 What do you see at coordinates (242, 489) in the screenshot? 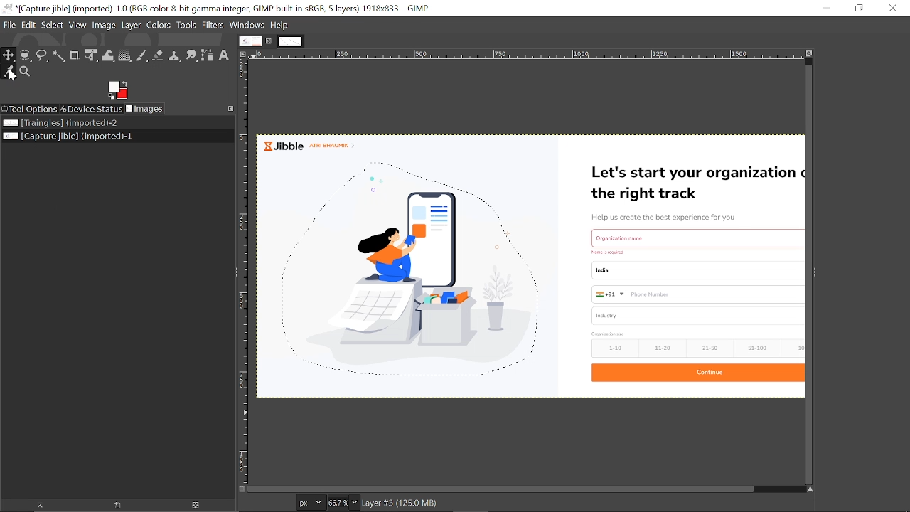
I see `Toggle quick mask on/off` at bounding box center [242, 489].